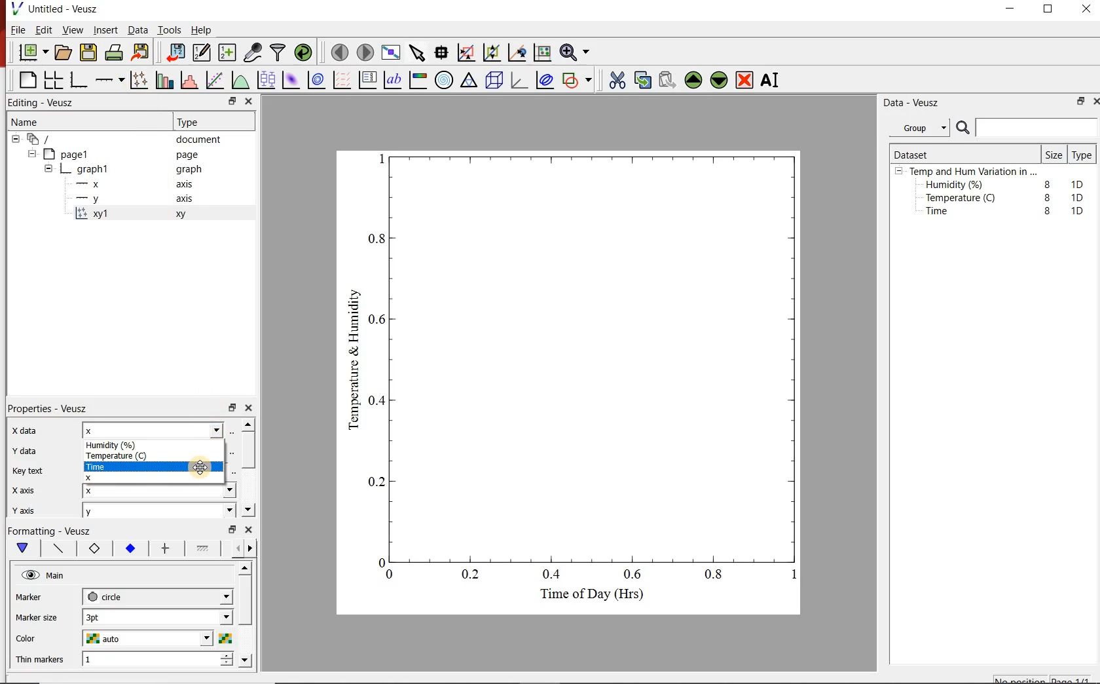 Image resolution: width=1100 pixels, height=684 pixels. Describe the element at coordinates (42, 660) in the screenshot. I see `Thin Markers` at that location.